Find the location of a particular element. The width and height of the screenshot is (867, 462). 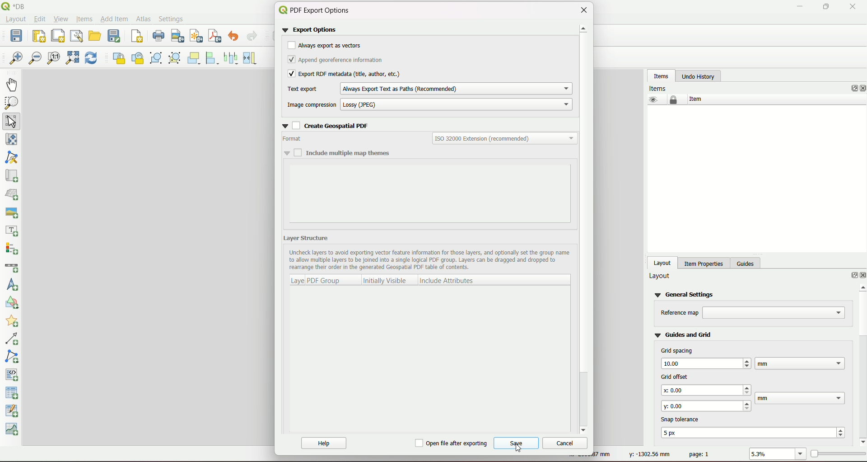

close is located at coordinates (862, 89).